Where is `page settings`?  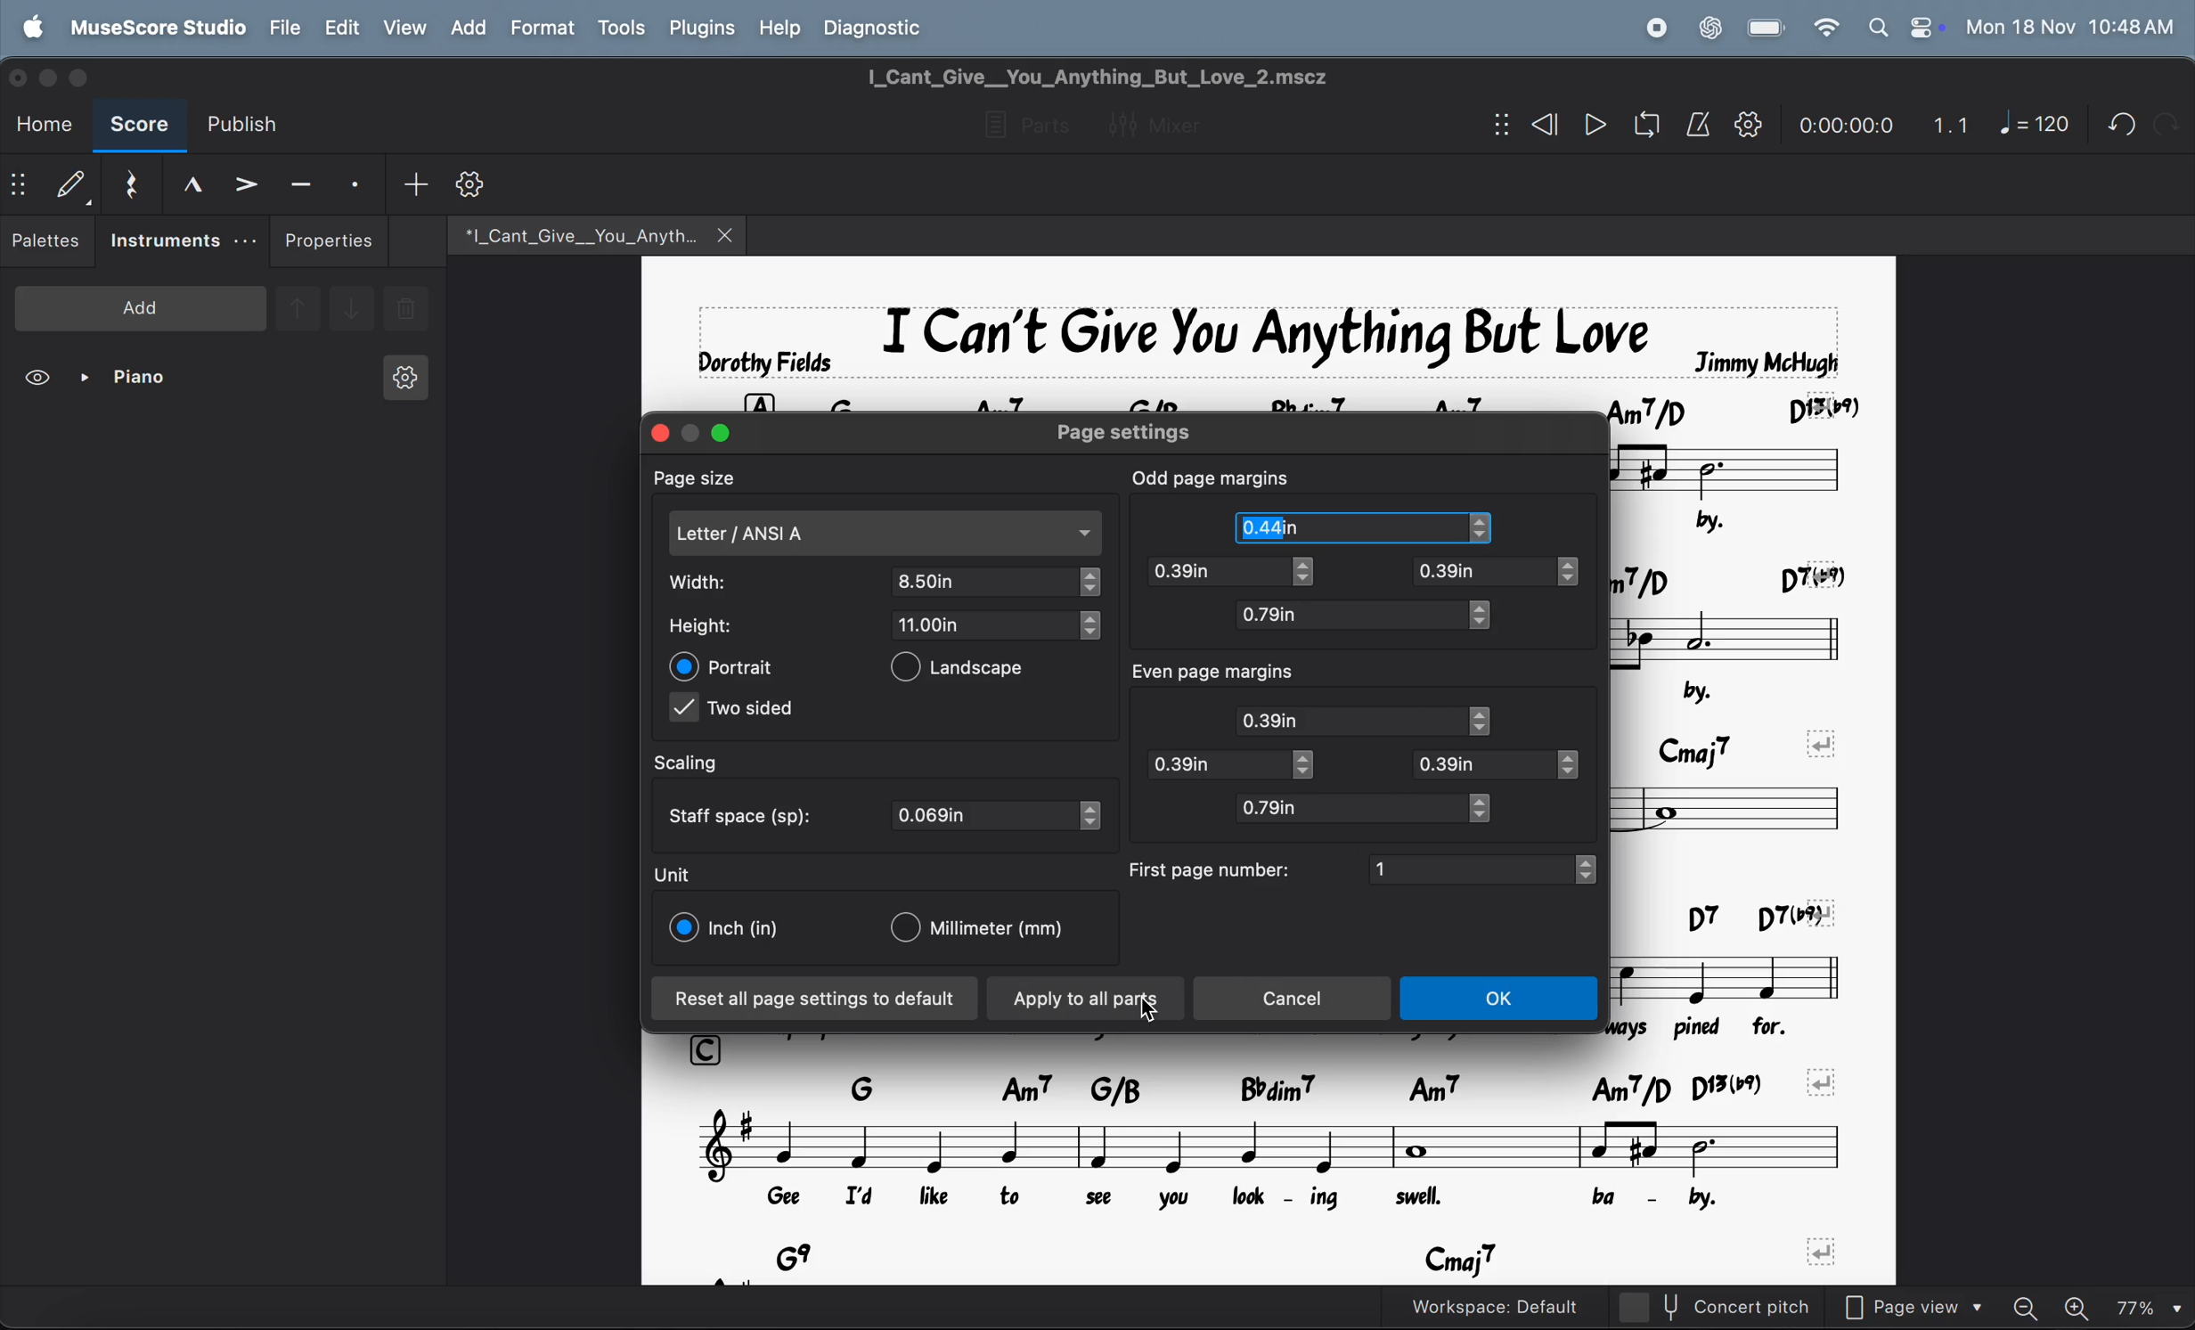 page settings is located at coordinates (1147, 432).